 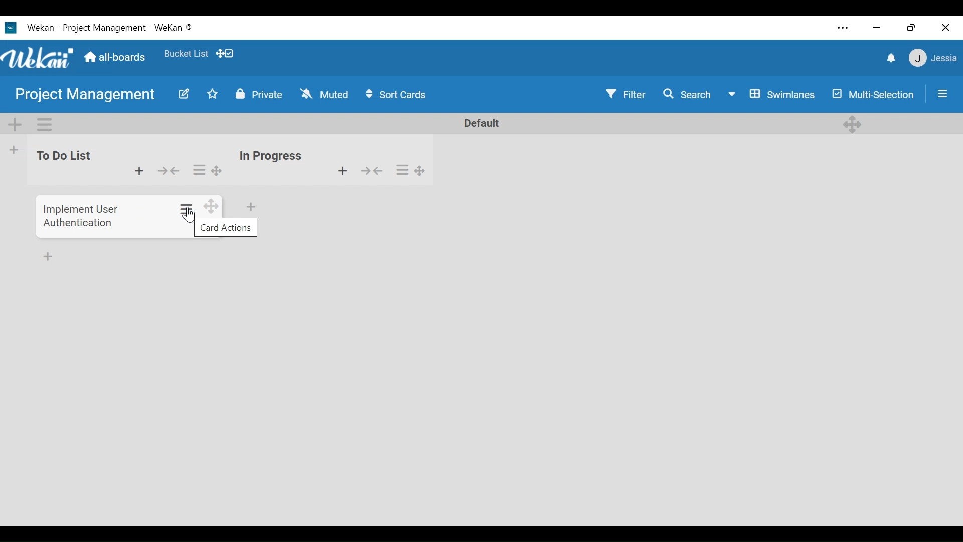 I want to click on Close, so click(x=944, y=28).